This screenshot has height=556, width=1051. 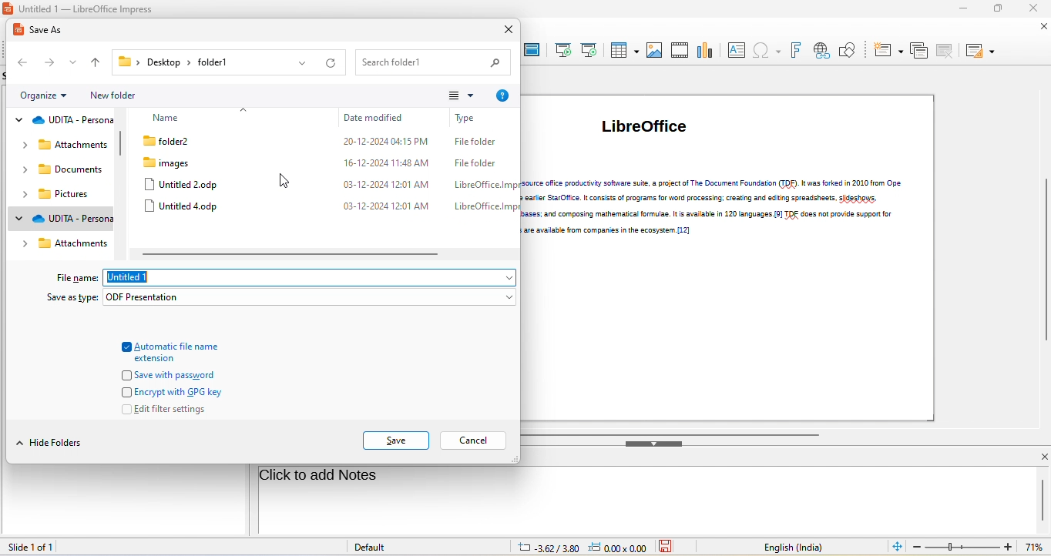 I want to click on Us-l12-2024 1201 AM, so click(x=381, y=185).